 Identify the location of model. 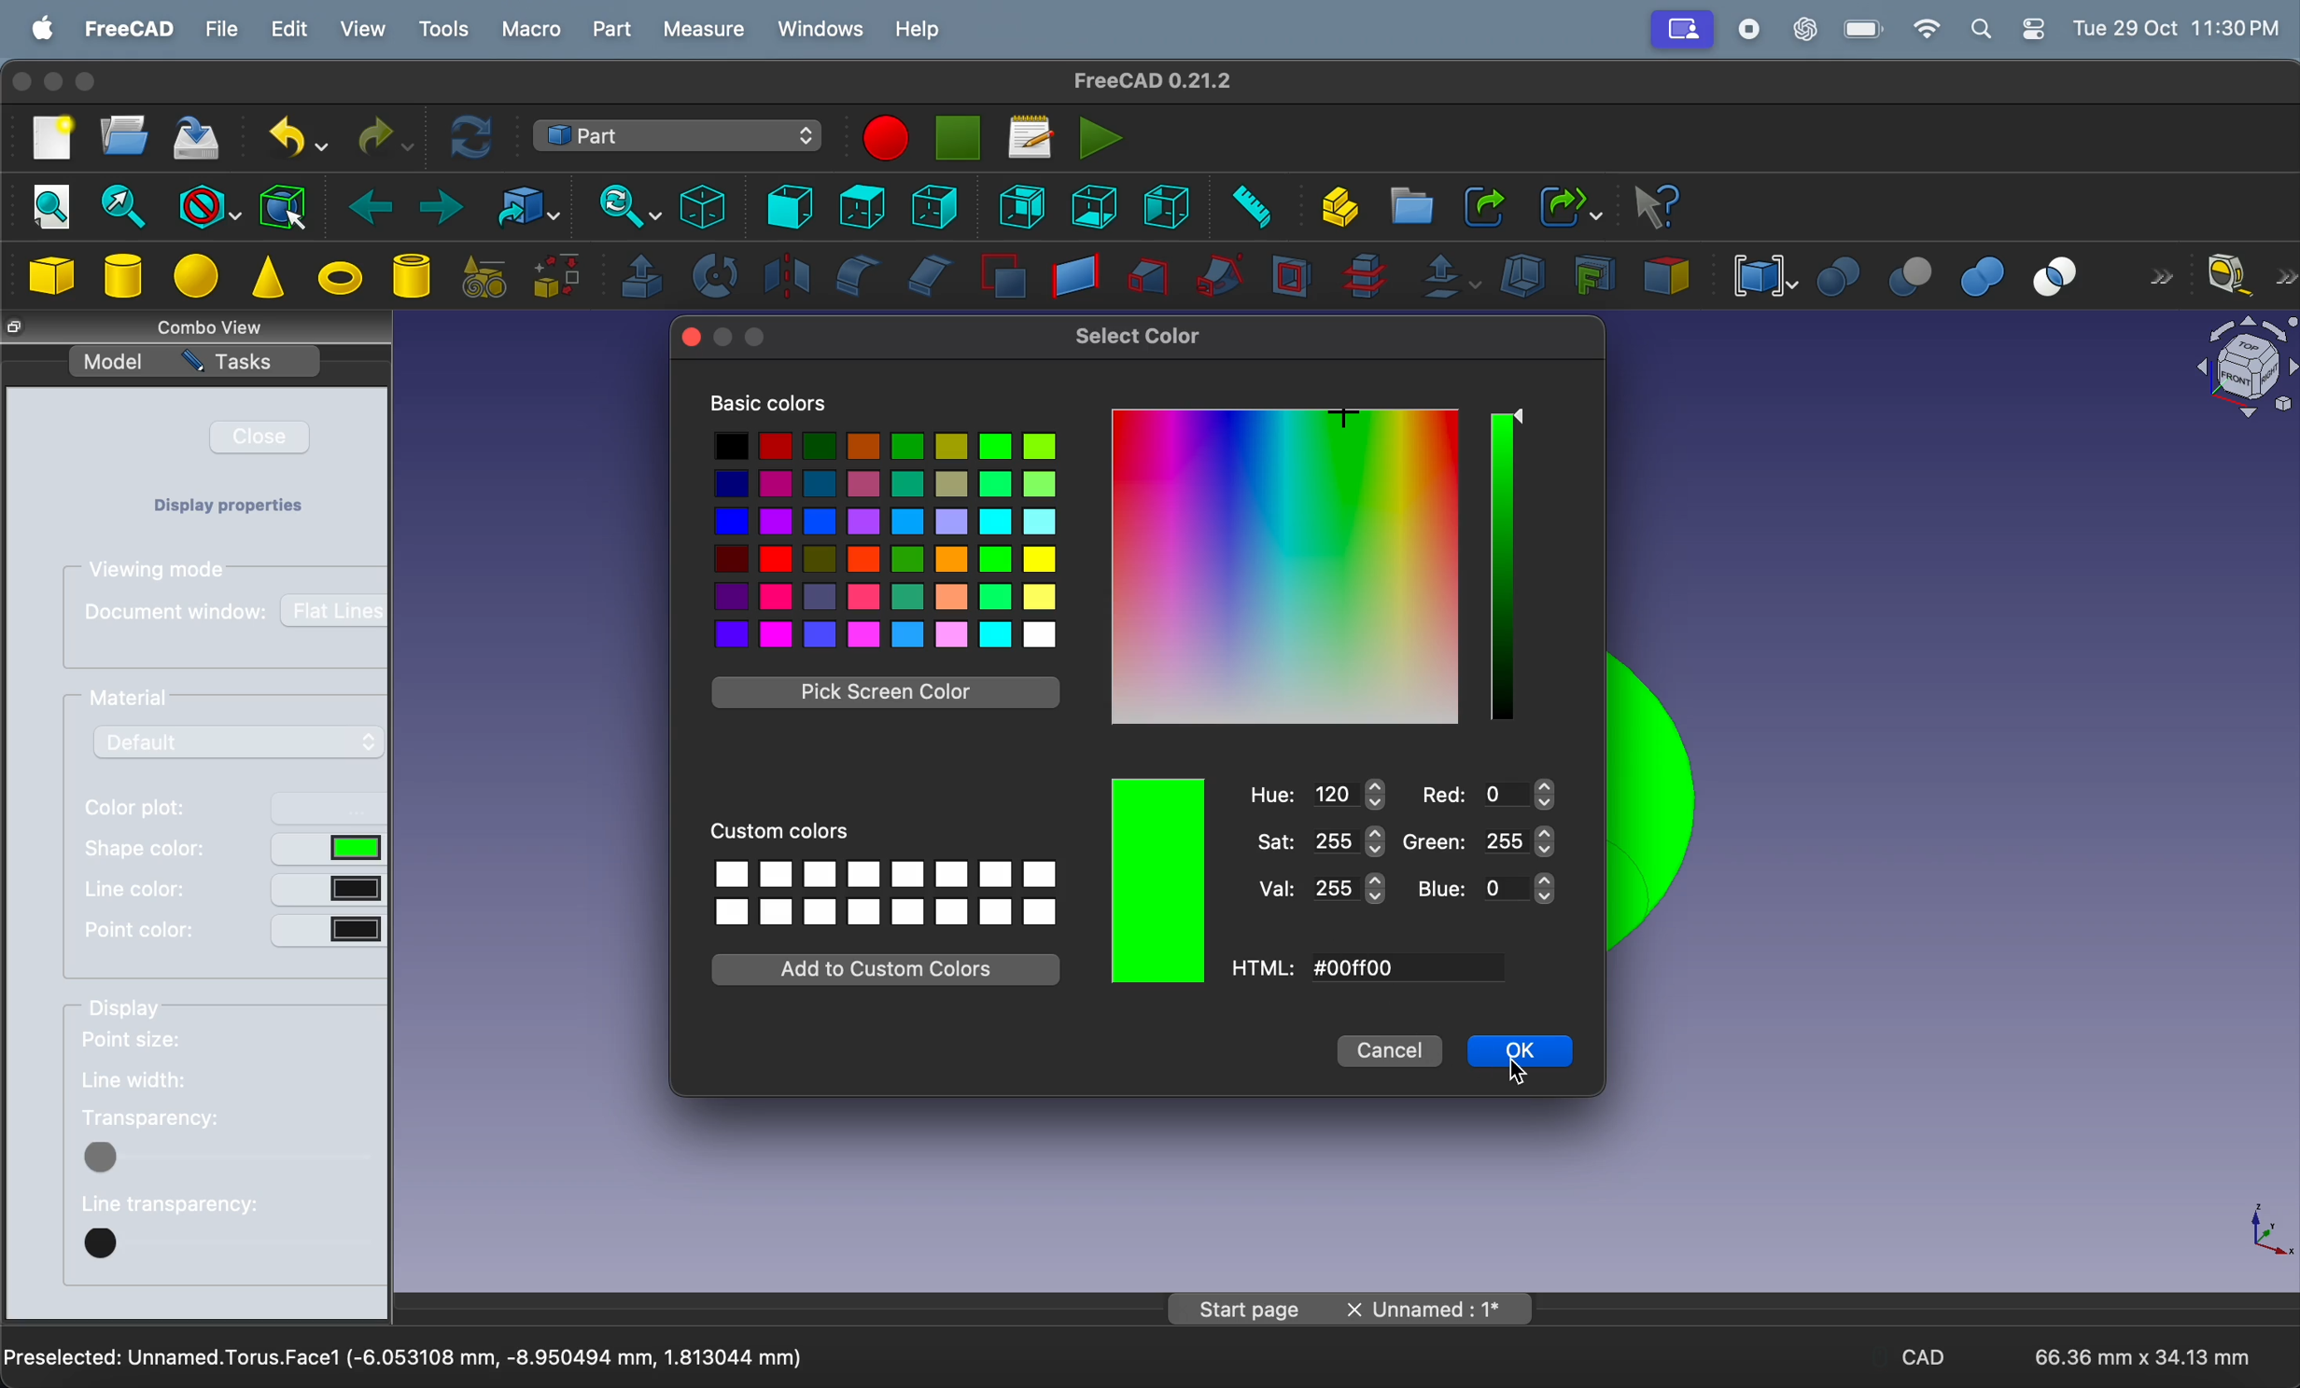
(113, 360).